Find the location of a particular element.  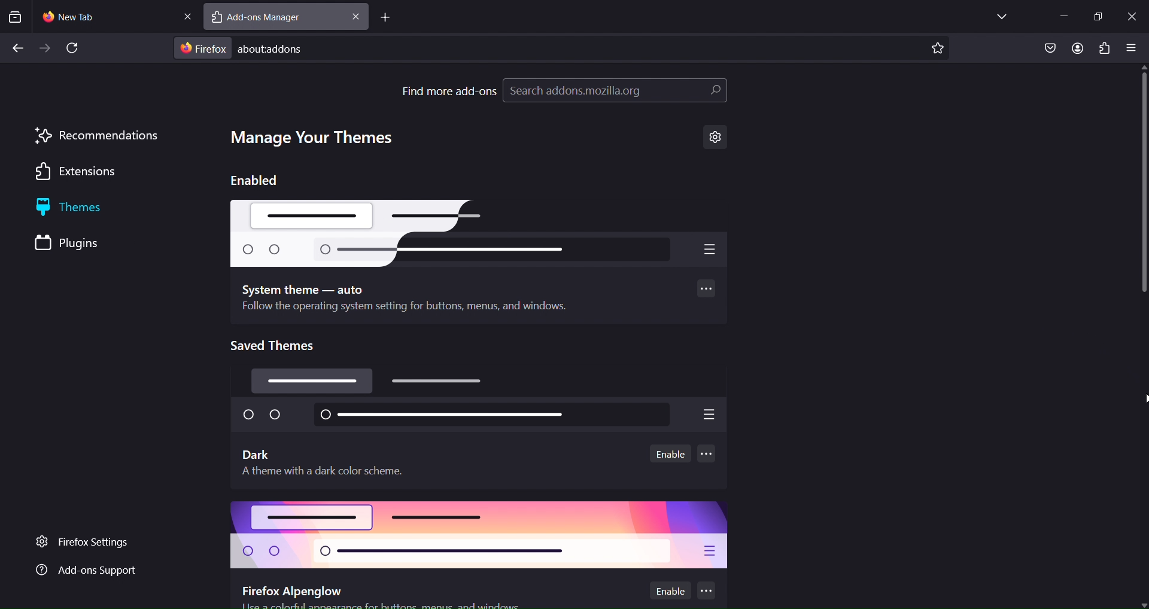

open application menu is located at coordinates (1132, 49).